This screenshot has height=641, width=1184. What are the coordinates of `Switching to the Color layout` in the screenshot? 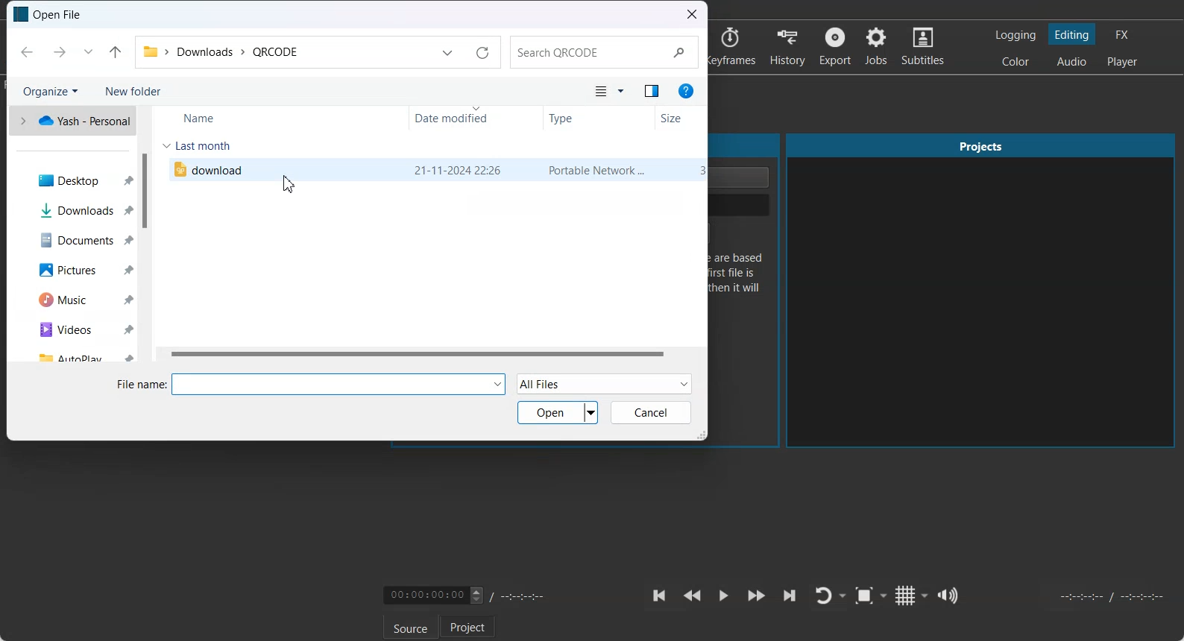 It's located at (1015, 62).